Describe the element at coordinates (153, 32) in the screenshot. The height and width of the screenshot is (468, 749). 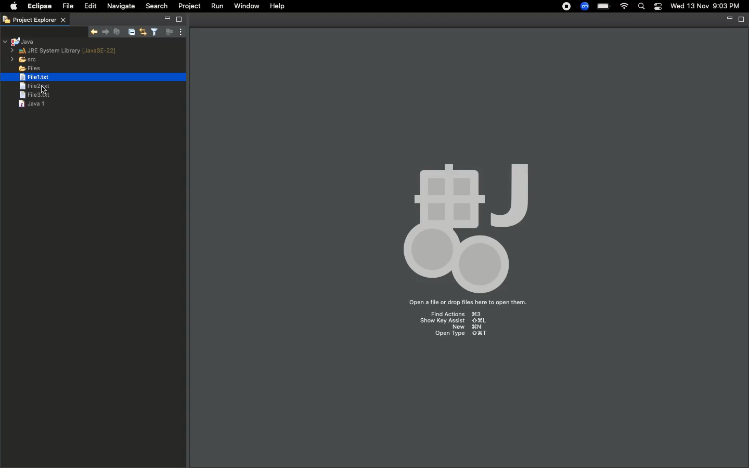
I see `Select and deselect filters ` at that location.